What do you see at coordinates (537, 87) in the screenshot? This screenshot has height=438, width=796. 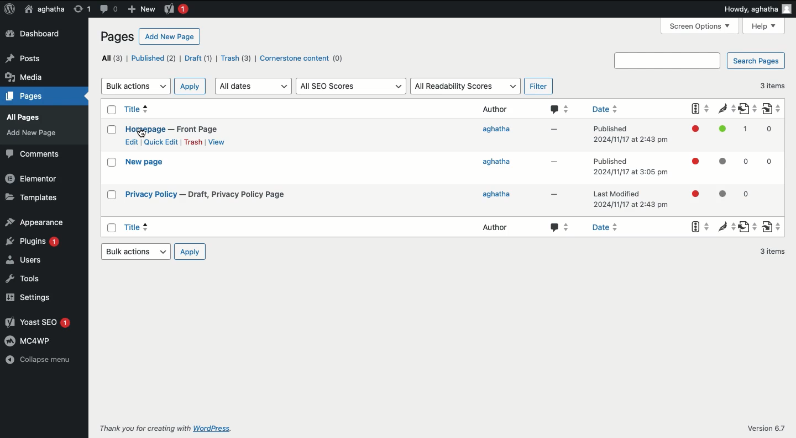 I see `Filter` at bounding box center [537, 87].